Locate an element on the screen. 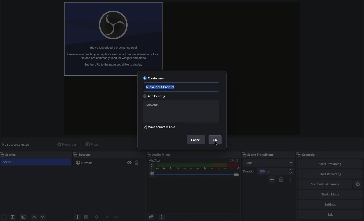 The height and width of the screenshot is (221, 364). Add is located at coordinates (4, 217).